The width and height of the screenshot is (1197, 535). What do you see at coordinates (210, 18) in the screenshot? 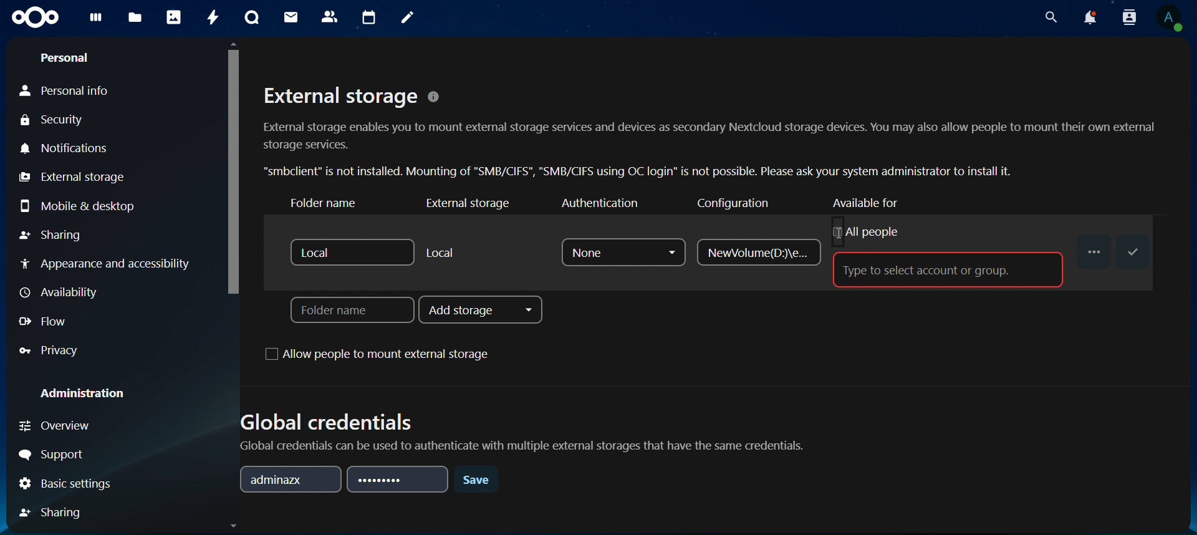
I see `activity` at bounding box center [210, 18].